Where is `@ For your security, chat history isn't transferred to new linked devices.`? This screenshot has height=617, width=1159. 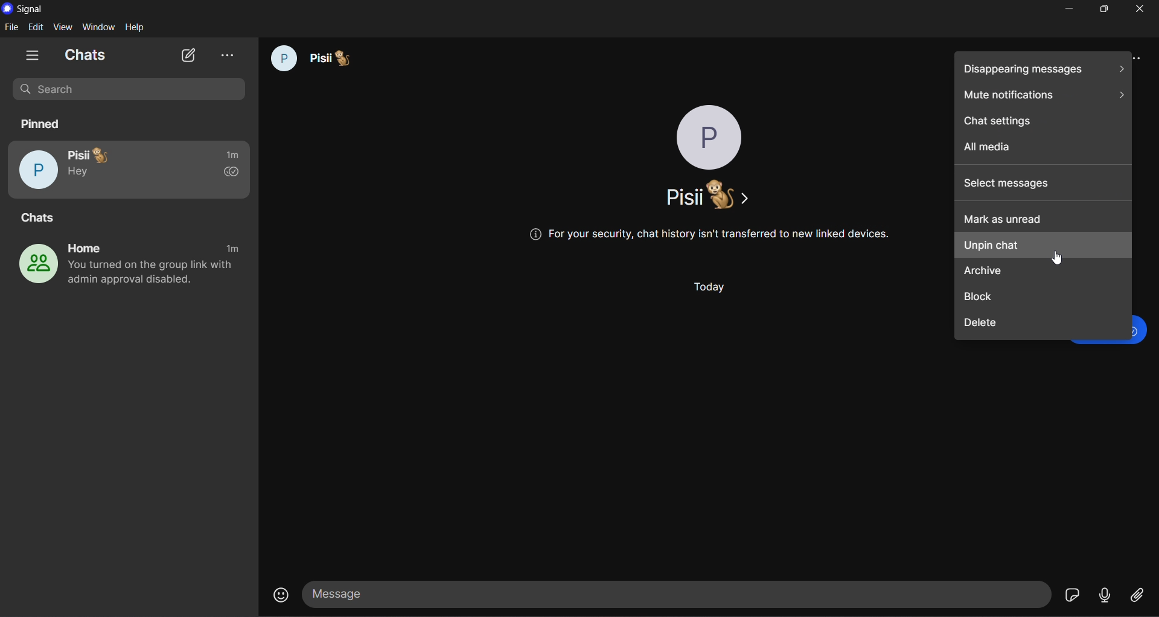 @ For your security, chat history isn't transferred to new linked devices. is located at coordinates (712, 237).